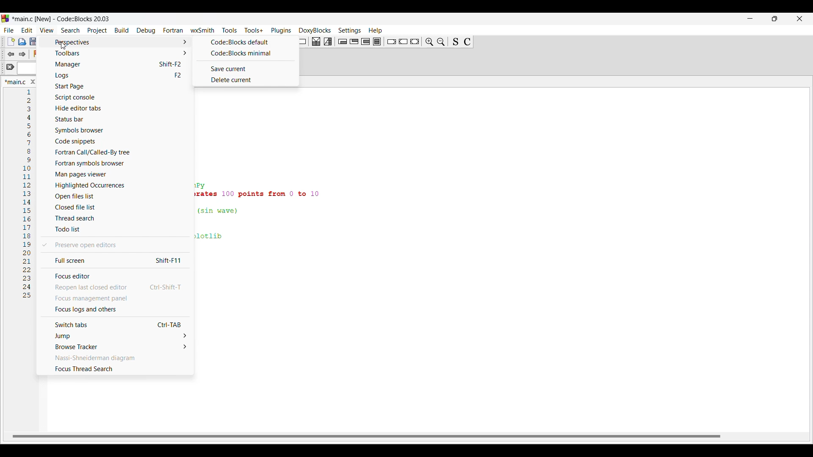 The height and width of the screenshot is (457, 813). I want to click on Toggle source, so click(456, 41).